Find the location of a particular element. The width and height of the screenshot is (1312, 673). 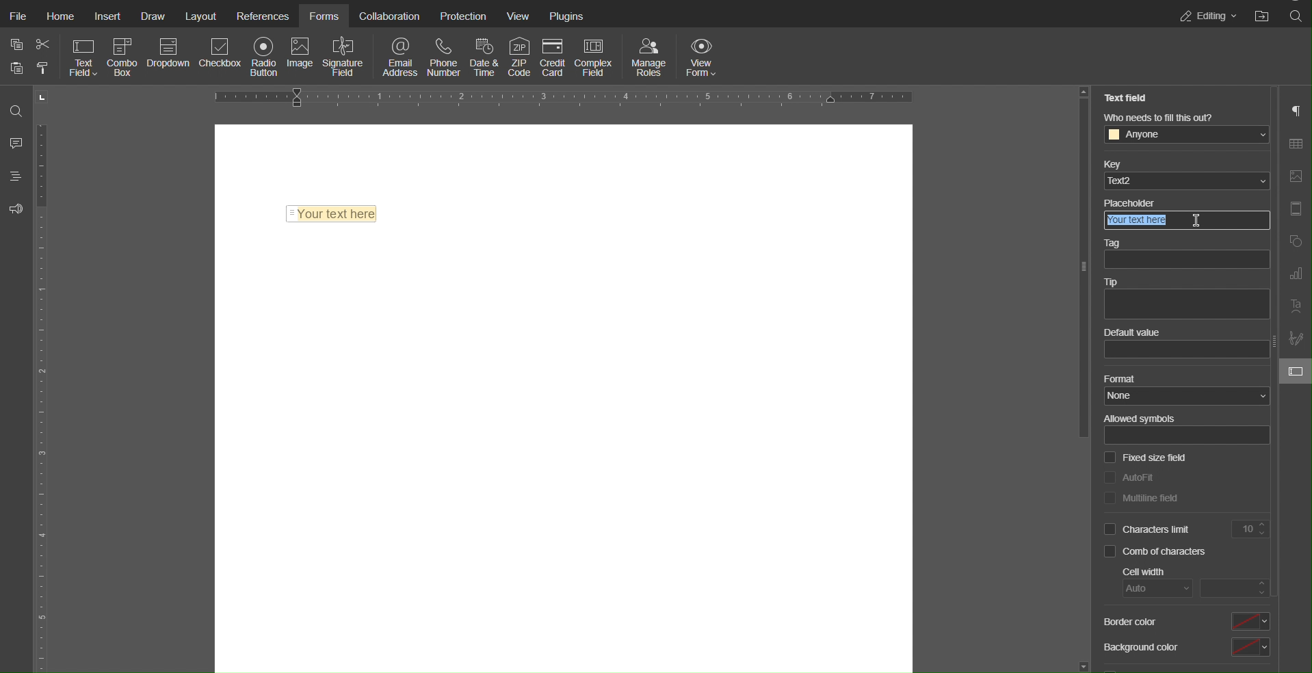

Background color is located at coordinates (1187, 646).